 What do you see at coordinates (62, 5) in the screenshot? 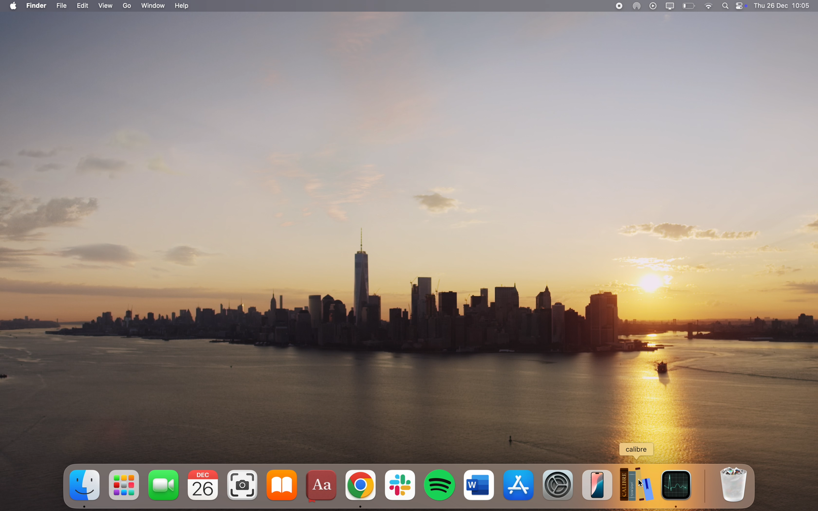
I see `File` at bounding box center [62, 5].